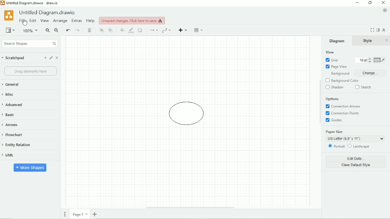  What do you see at coordinates (340, 73) in the screenshot?
I see `Background` at bounding box center [340, 73].